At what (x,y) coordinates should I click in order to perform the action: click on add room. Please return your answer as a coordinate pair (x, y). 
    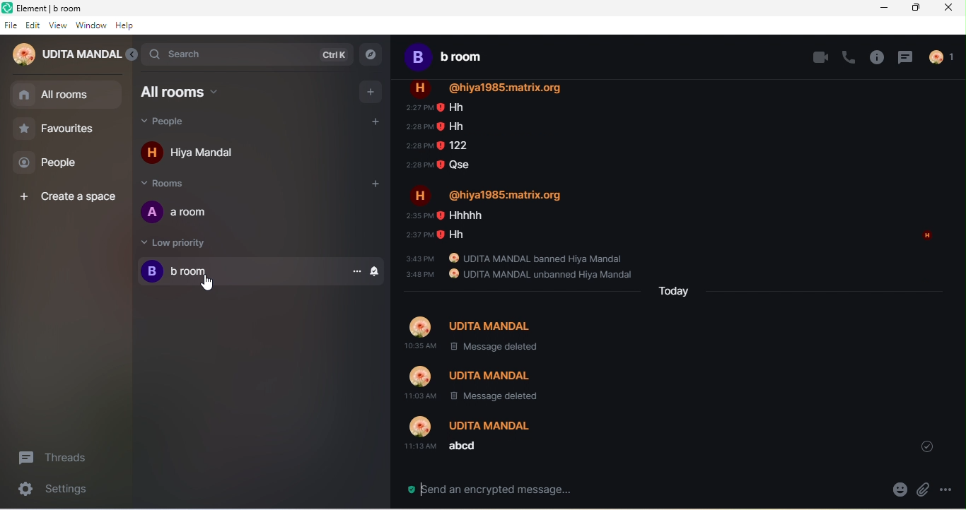
    Looking at the image, I should click on (379, 188).